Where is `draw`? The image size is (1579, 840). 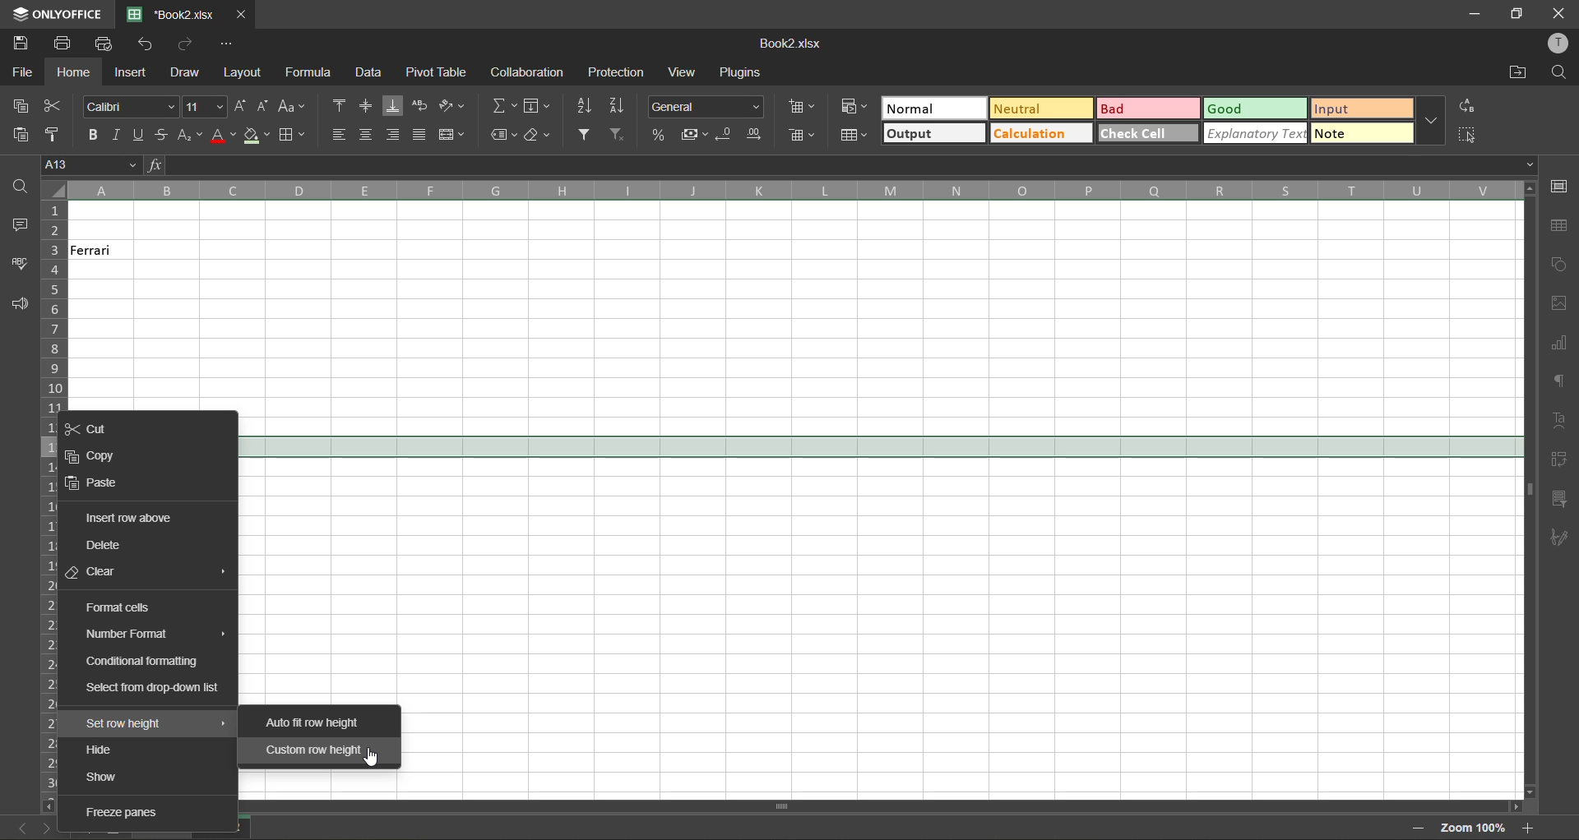
draw is located at coordinates (187, 74).